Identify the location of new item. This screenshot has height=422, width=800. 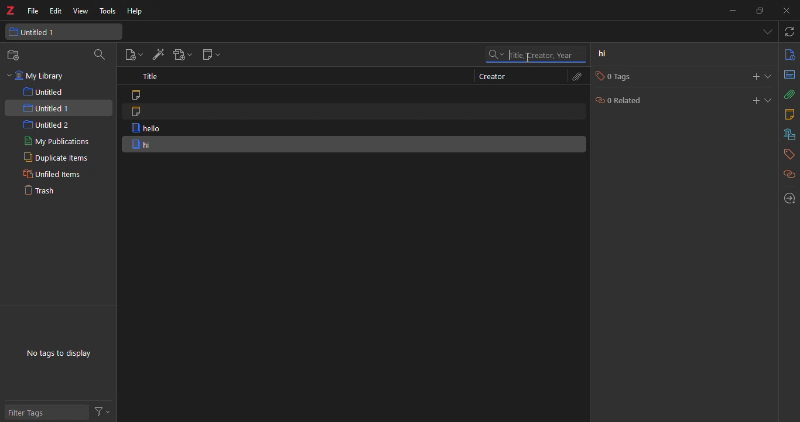
(132, 56).